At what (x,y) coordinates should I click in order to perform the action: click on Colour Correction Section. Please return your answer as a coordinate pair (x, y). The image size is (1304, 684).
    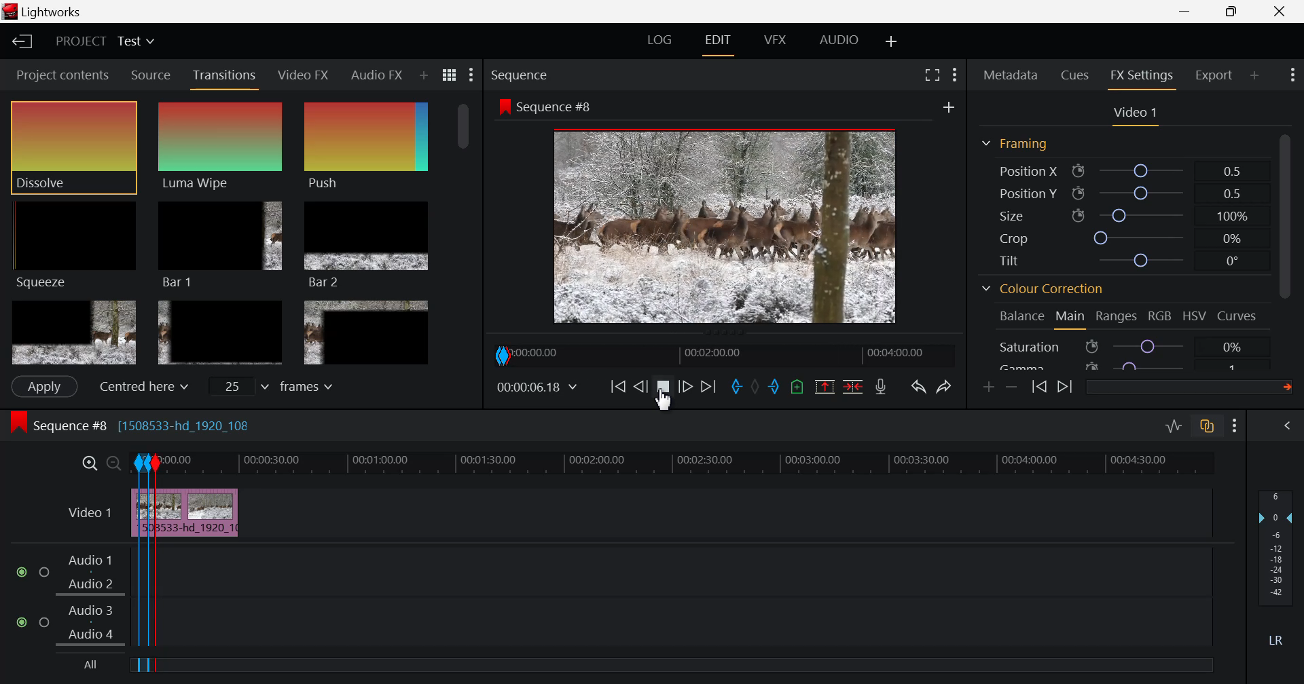
    Looking at the image, I should click on (1043, 290).